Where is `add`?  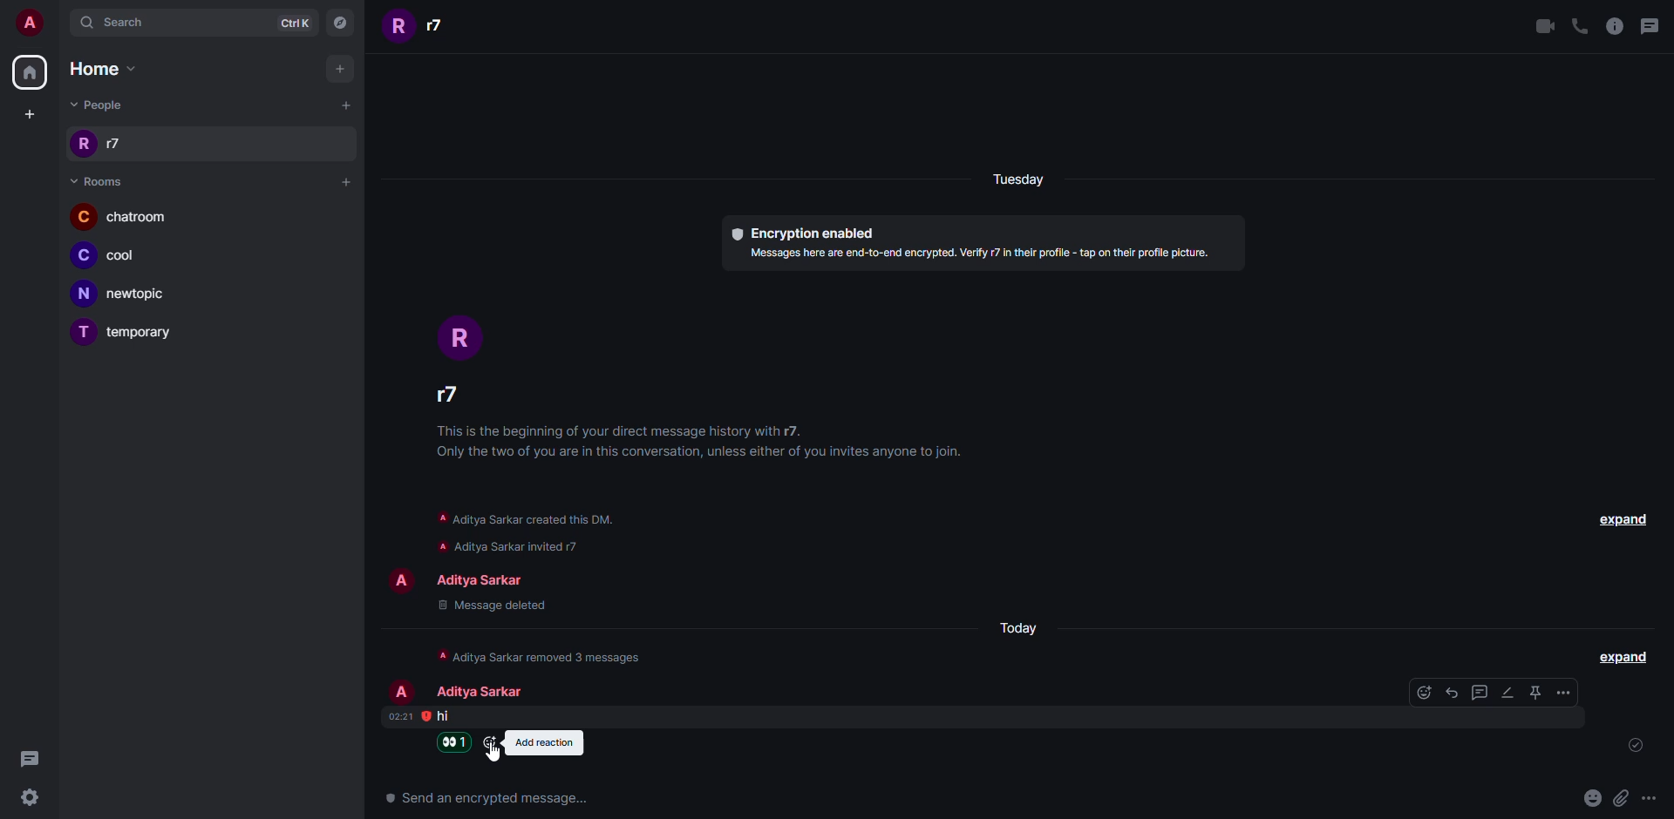
add is located at coordinates (344, 180).